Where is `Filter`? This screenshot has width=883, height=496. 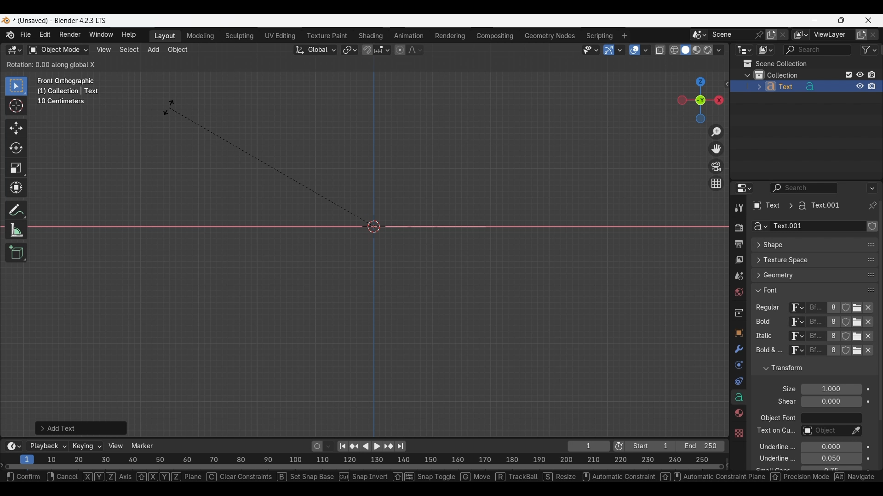 Filter is located at coordinates (869, 50).